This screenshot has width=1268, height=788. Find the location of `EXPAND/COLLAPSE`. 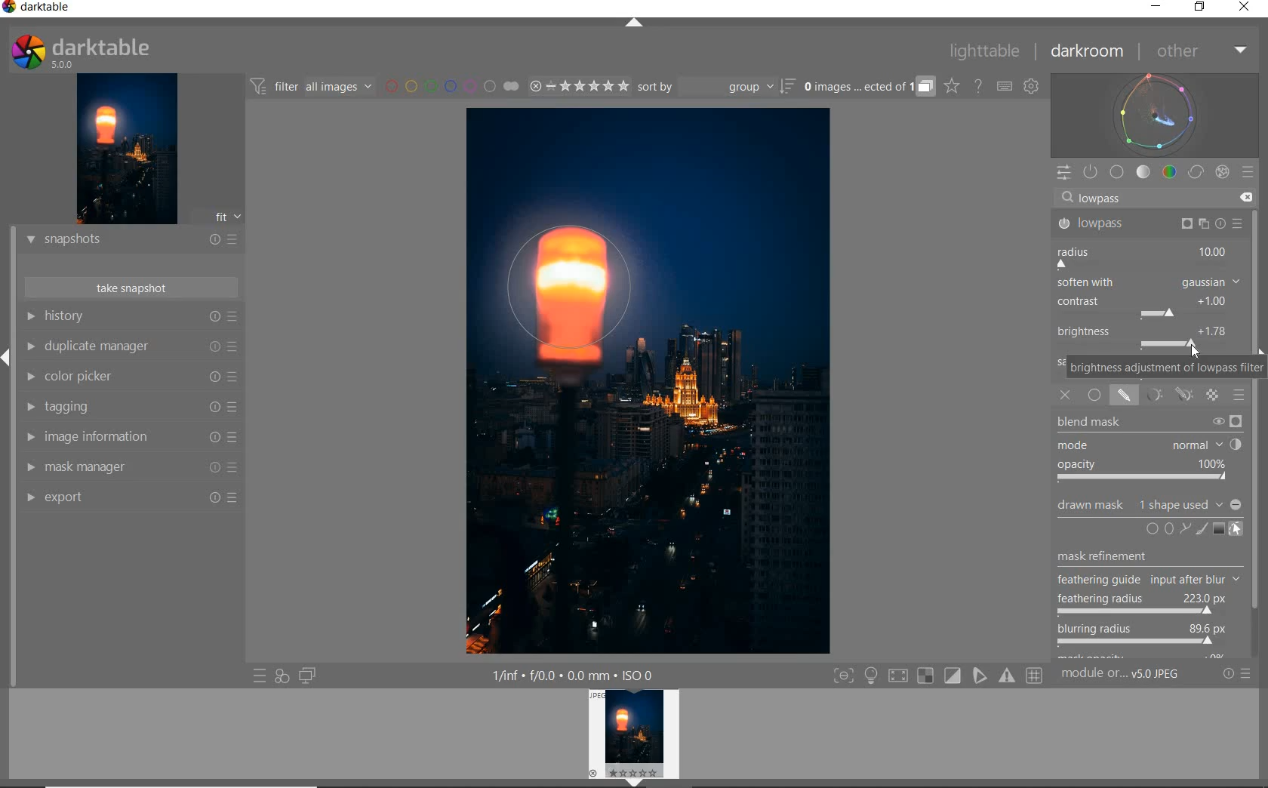

EXPAND/COLLAPSE is located at coordinates (8, 355).